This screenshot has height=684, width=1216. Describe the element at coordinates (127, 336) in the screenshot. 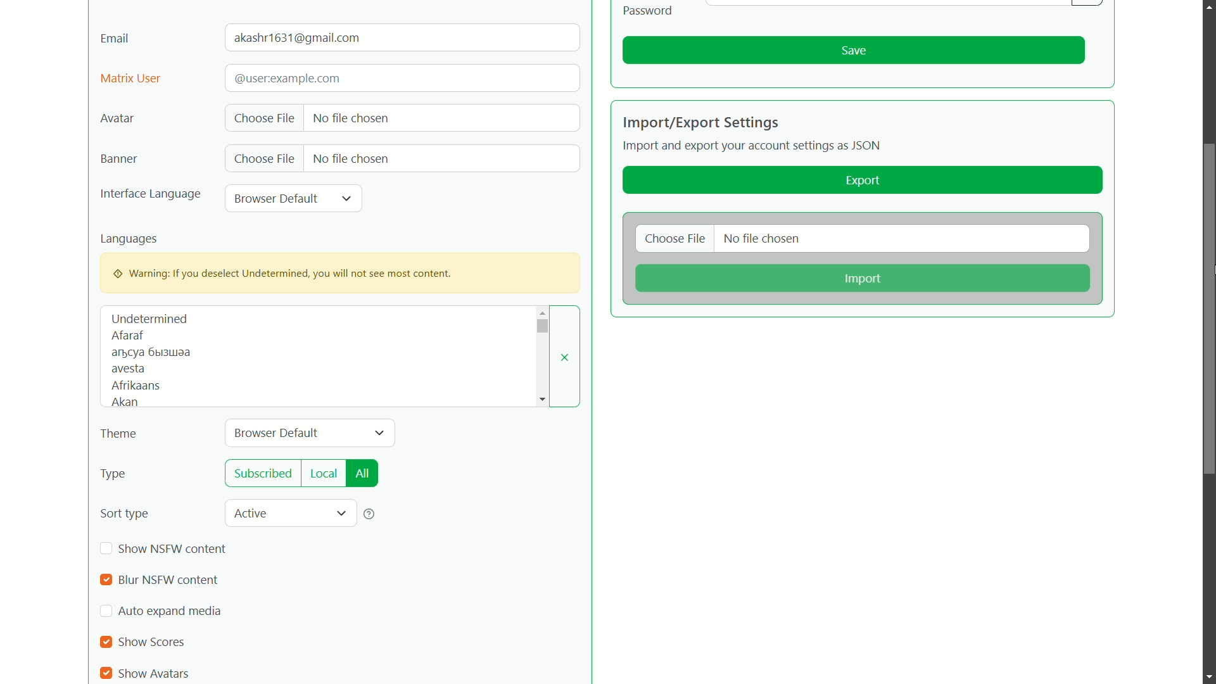

I see `afaraf` at that location.